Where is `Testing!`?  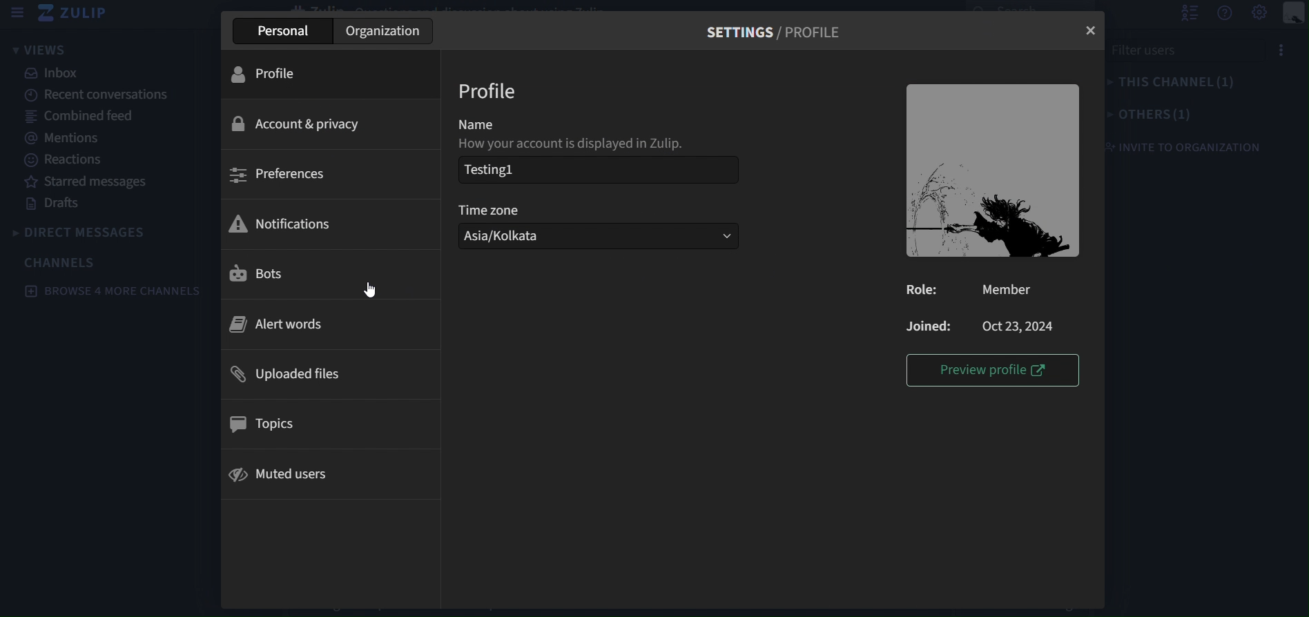
Testing! is located at coordinates (604, 172).